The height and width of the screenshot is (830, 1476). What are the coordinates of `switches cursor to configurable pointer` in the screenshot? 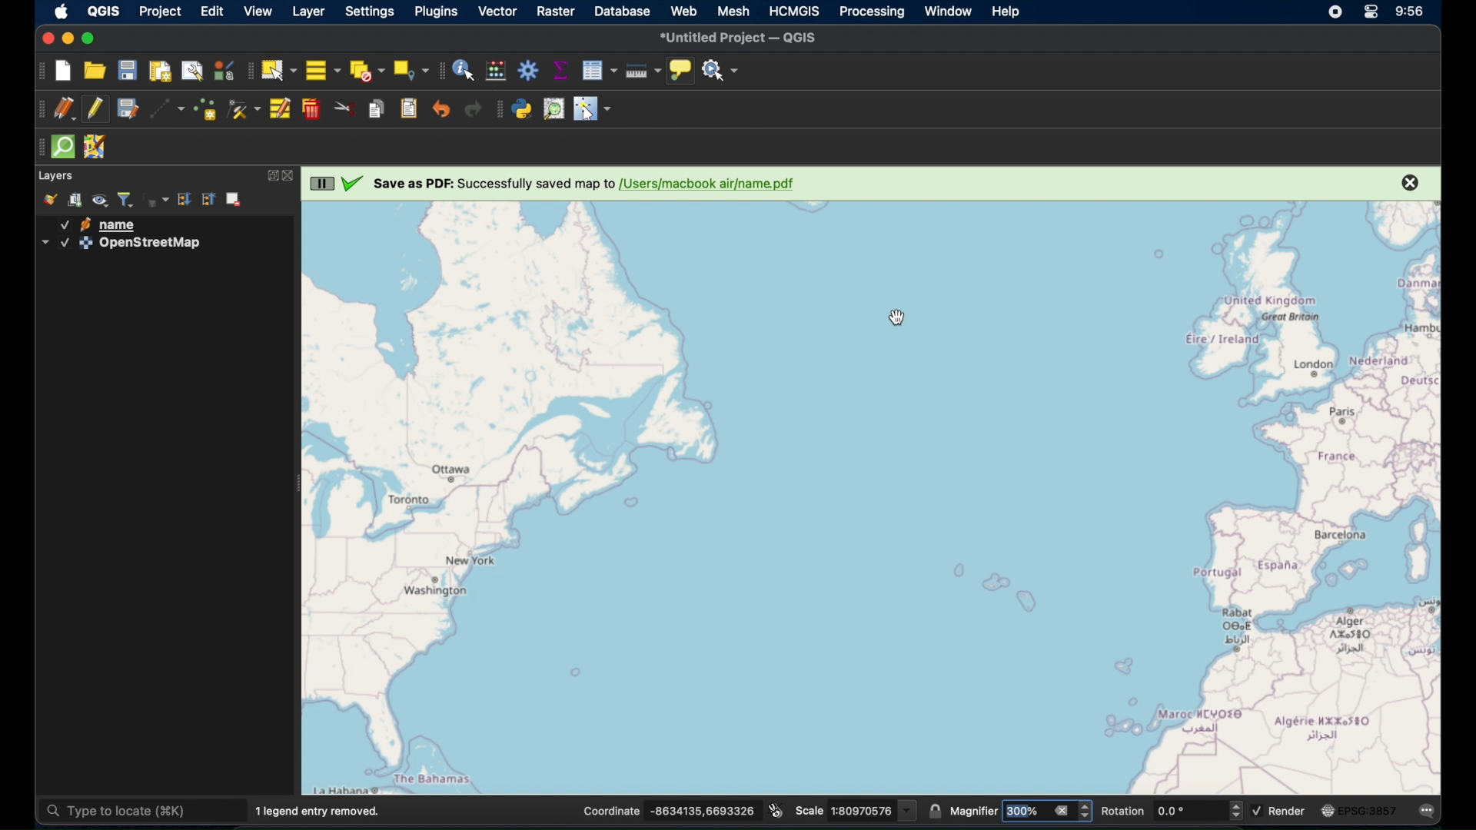 It's located at (594, 111).